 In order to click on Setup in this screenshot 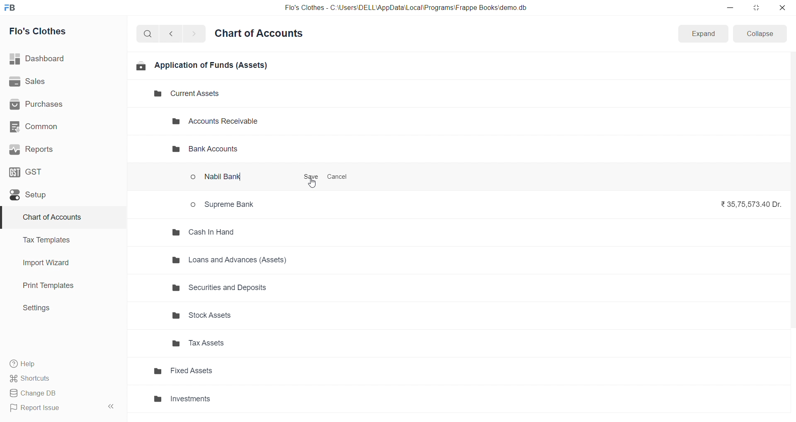, I will do `click(59, 194)`.